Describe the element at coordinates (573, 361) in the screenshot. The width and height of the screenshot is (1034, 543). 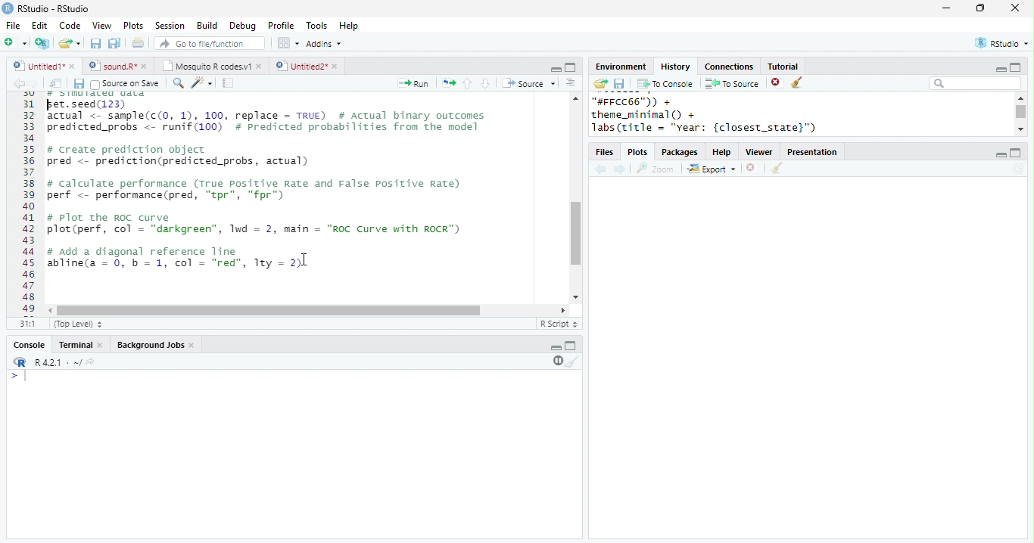
I see `clear` at that location.